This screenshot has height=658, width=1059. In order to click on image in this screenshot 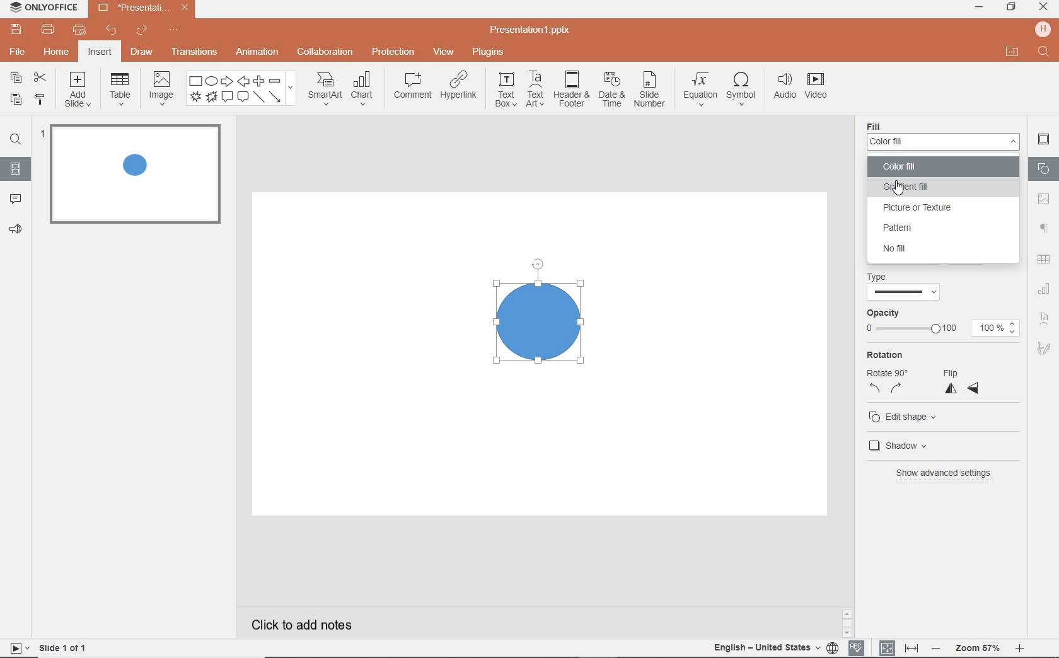, I will do `click(161, 91)`.